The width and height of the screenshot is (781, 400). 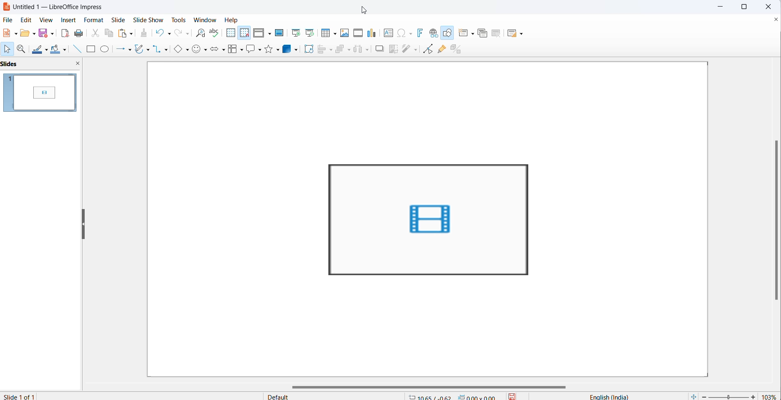 I want to click on toggle extrusion, so click(x=457, y=51).